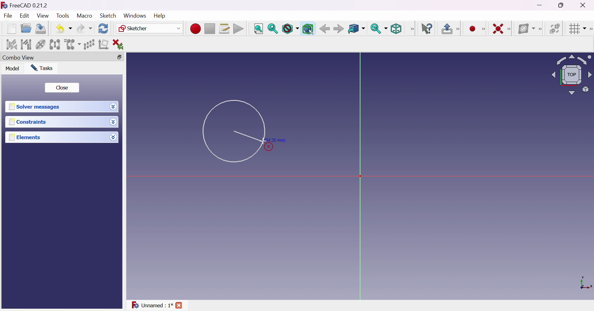 This screenshot has height=311, width=594. Describe the element at coordinates (324, 29) in the screenshot. I see `Back` at that location.